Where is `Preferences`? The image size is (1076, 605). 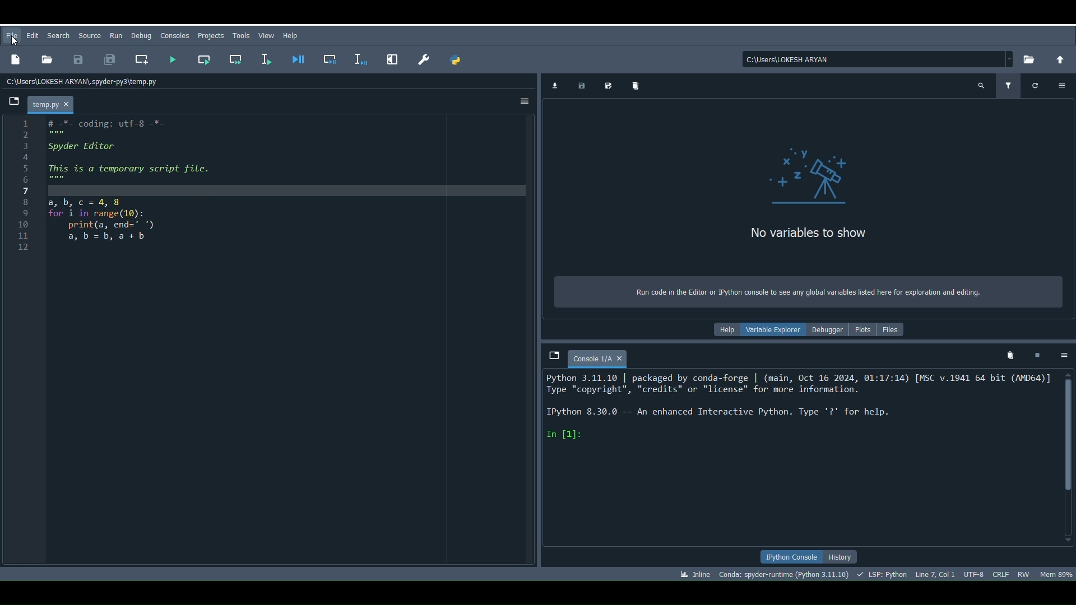
Preferences is located at coordinates (420, 56).